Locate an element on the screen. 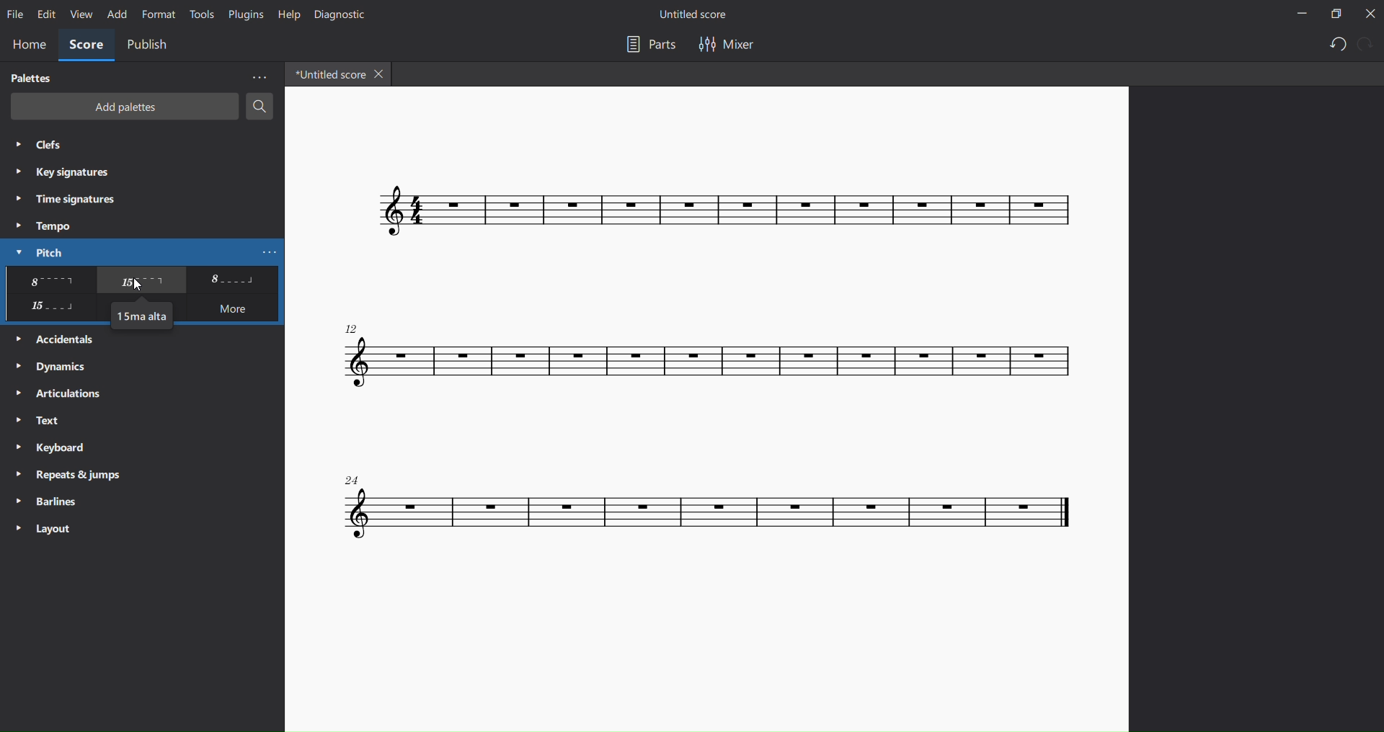  search is located at coordinates (260, 107).